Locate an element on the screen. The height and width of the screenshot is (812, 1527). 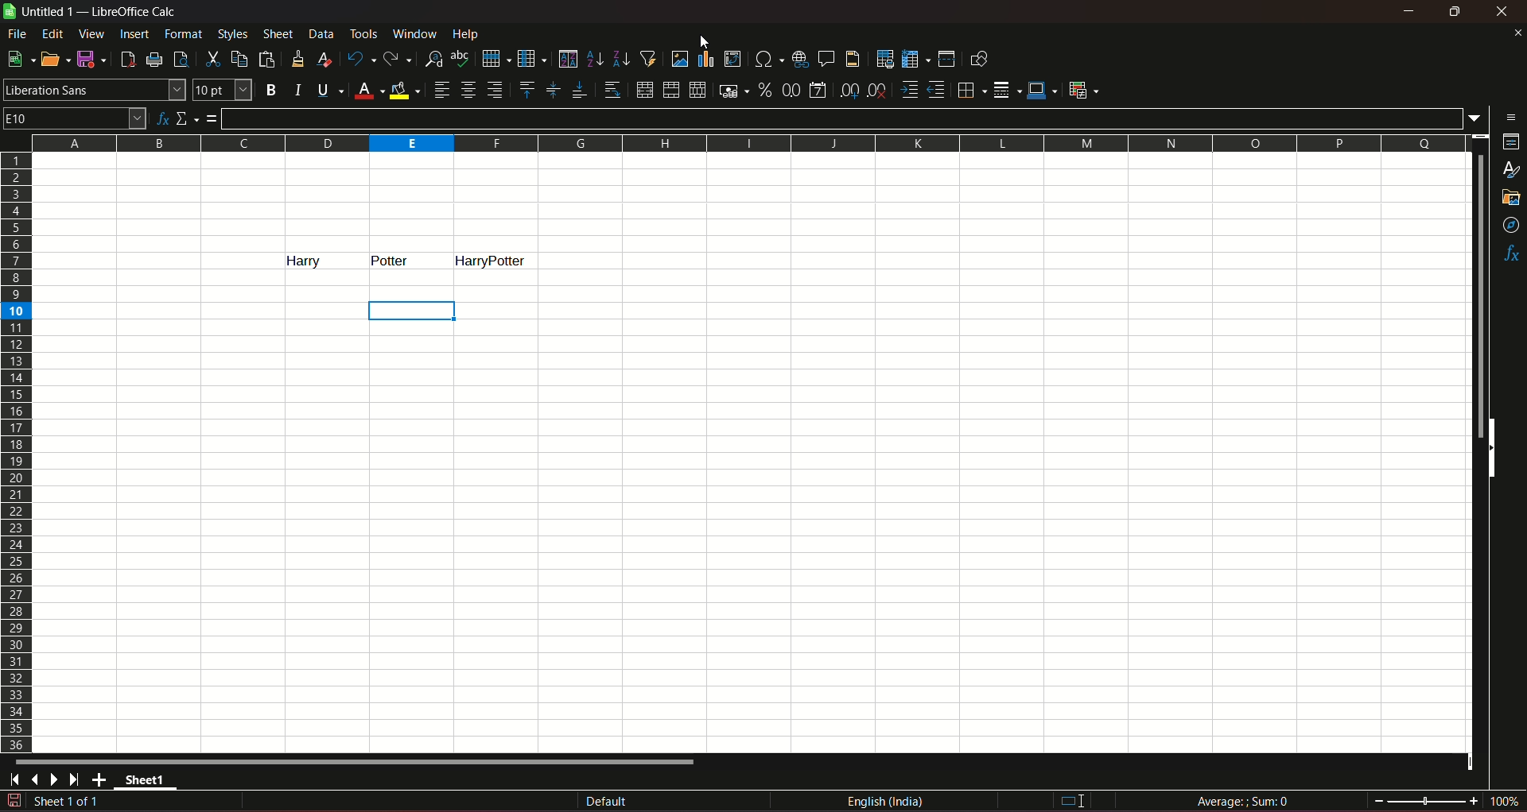
border color is located at coordinates (1043, 89).